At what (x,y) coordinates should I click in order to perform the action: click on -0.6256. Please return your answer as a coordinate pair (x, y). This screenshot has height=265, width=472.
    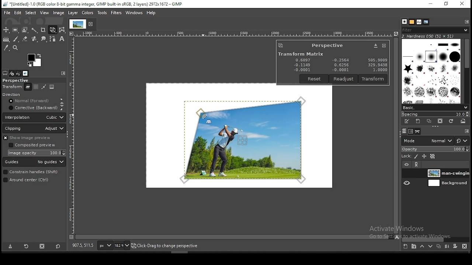
    Looking at the image, I should click on (340, 65).